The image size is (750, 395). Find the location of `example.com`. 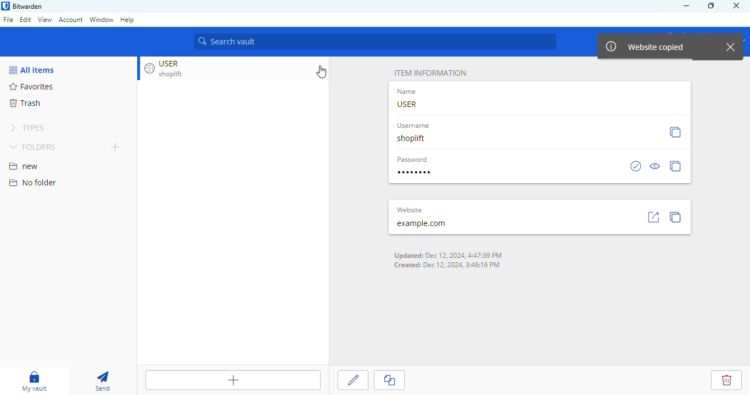

example.com is located at coordinates (422, 223).